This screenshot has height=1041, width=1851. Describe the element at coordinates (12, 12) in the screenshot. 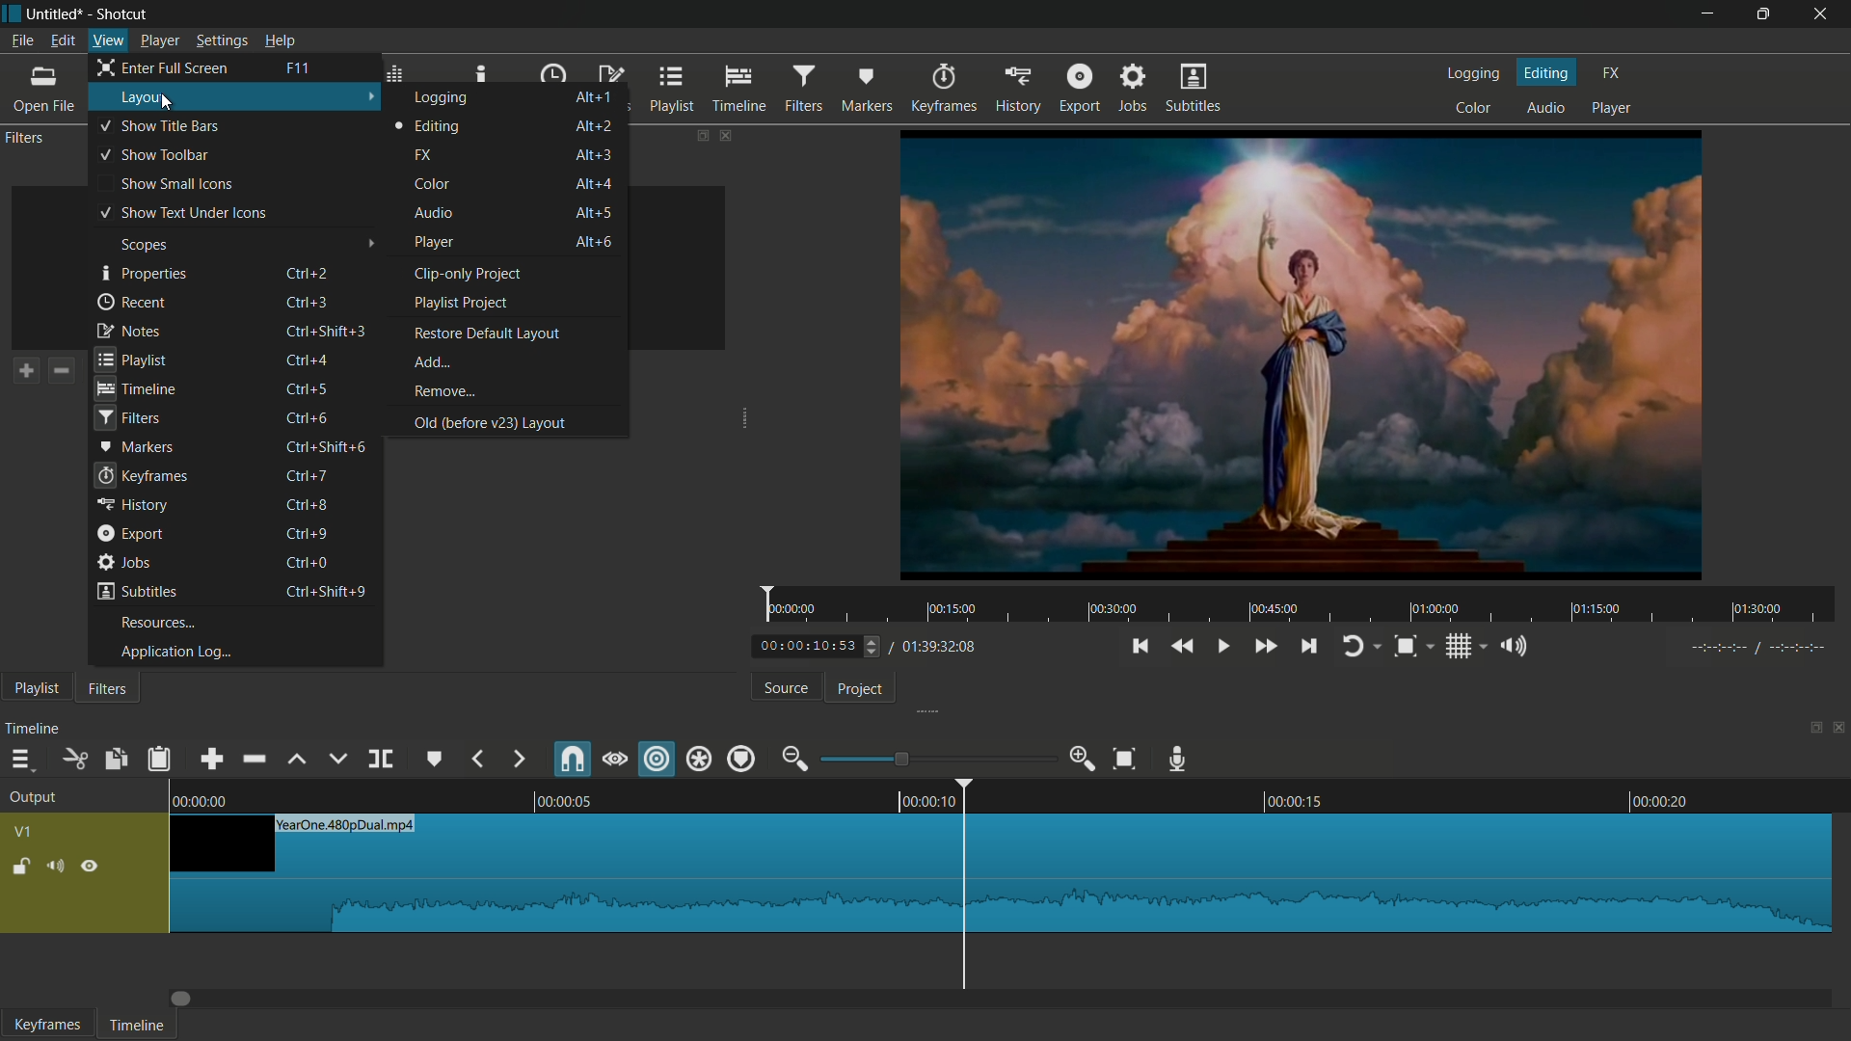

I see `app icon` at that location.